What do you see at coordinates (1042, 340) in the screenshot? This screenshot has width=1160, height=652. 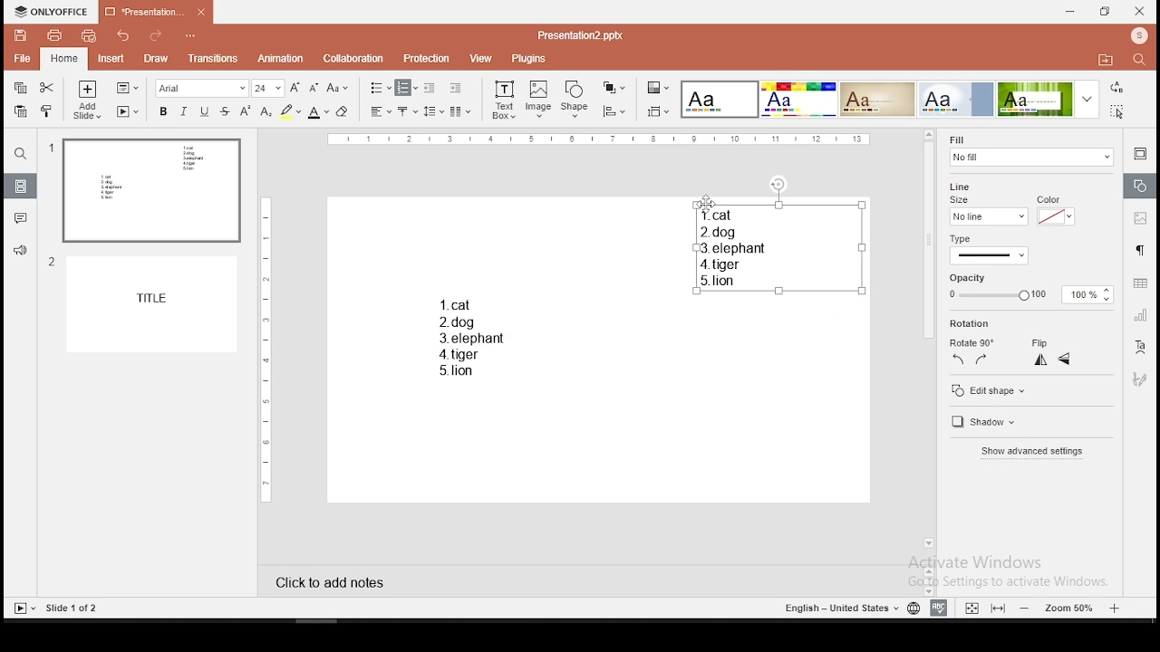 I see `flip` at bounding box center [1042, 340].